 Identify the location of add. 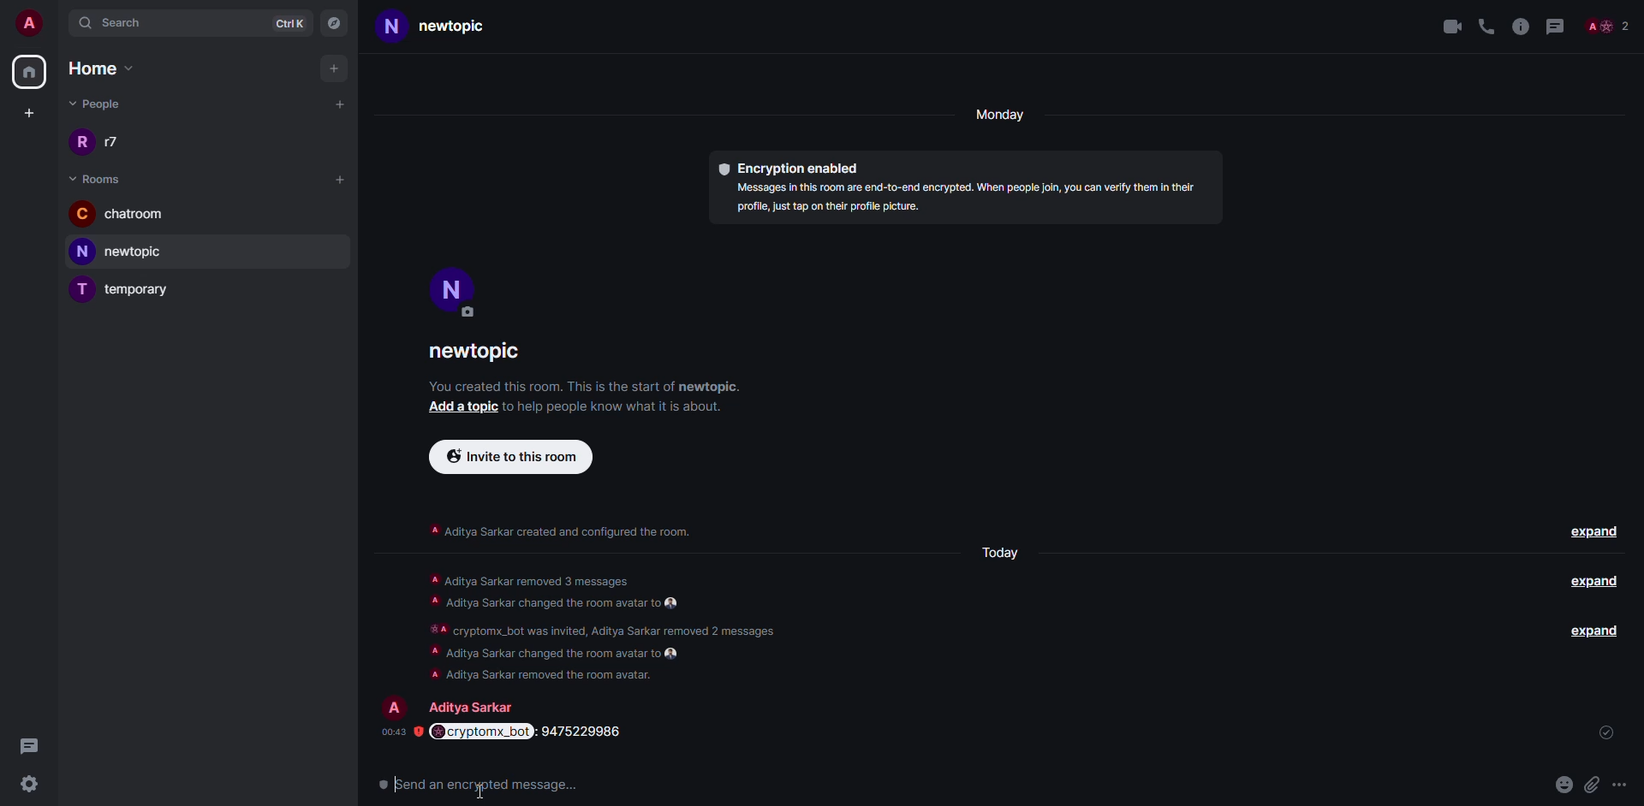
(336, 68).